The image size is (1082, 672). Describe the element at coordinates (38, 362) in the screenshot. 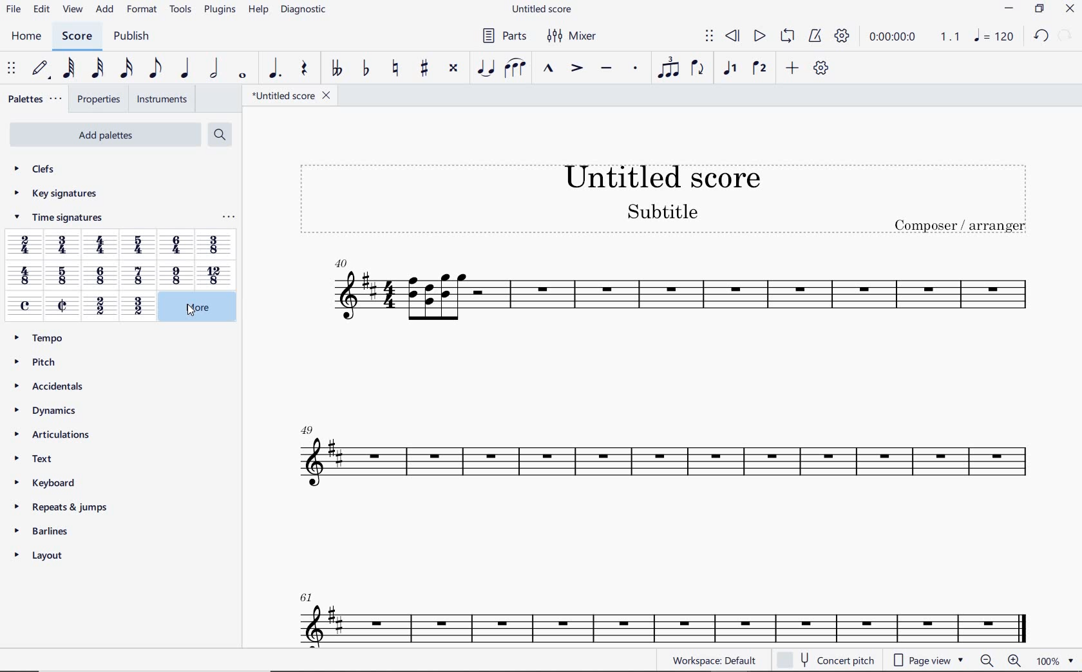

I see `PITCH` at that location.